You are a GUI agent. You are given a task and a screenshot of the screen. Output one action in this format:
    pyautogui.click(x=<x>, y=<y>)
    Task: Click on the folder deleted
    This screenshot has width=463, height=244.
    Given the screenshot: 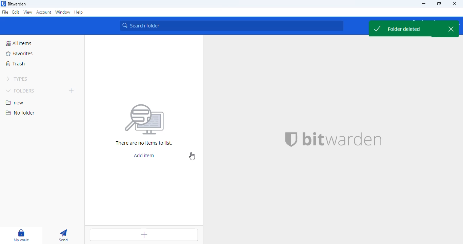 What is the action you would take?
    pyautogui.click(x=414, y=29)
    